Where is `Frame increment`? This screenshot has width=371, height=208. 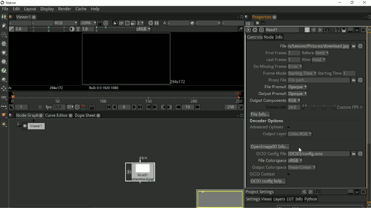 Frame increment is located at coordinates (188, 107).